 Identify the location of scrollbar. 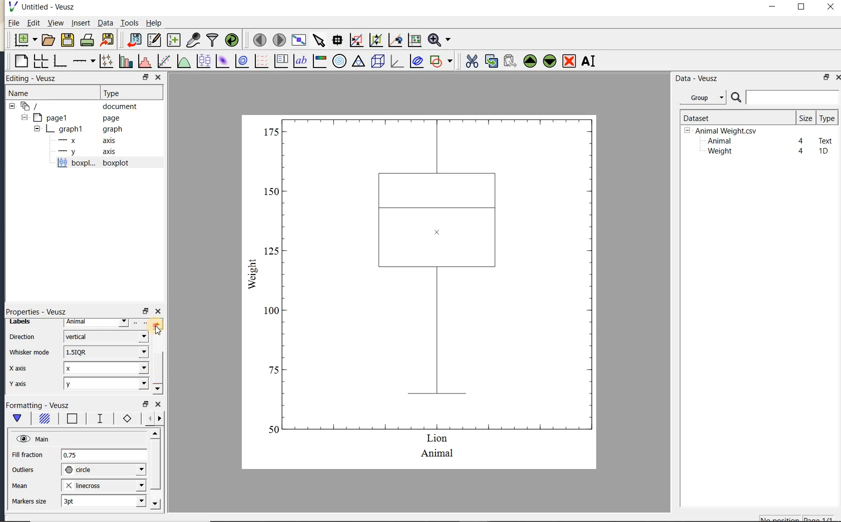
(155, 469).